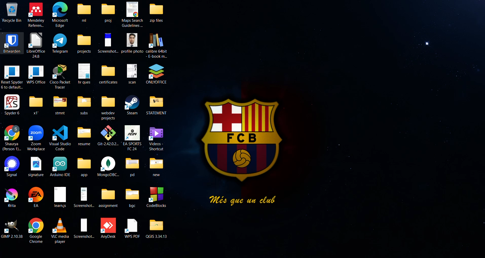 This screenshot has height=258, width=485. I want to click on STATEMENT, so click(157, 105).